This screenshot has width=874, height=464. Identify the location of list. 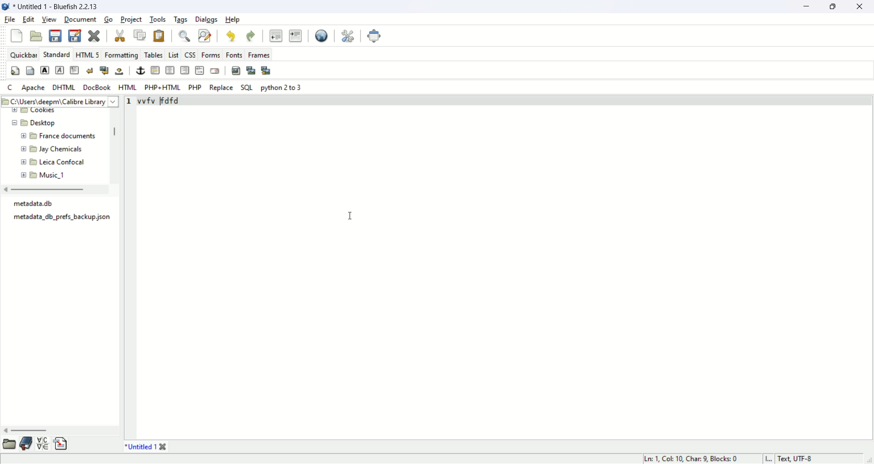
(174, 55).